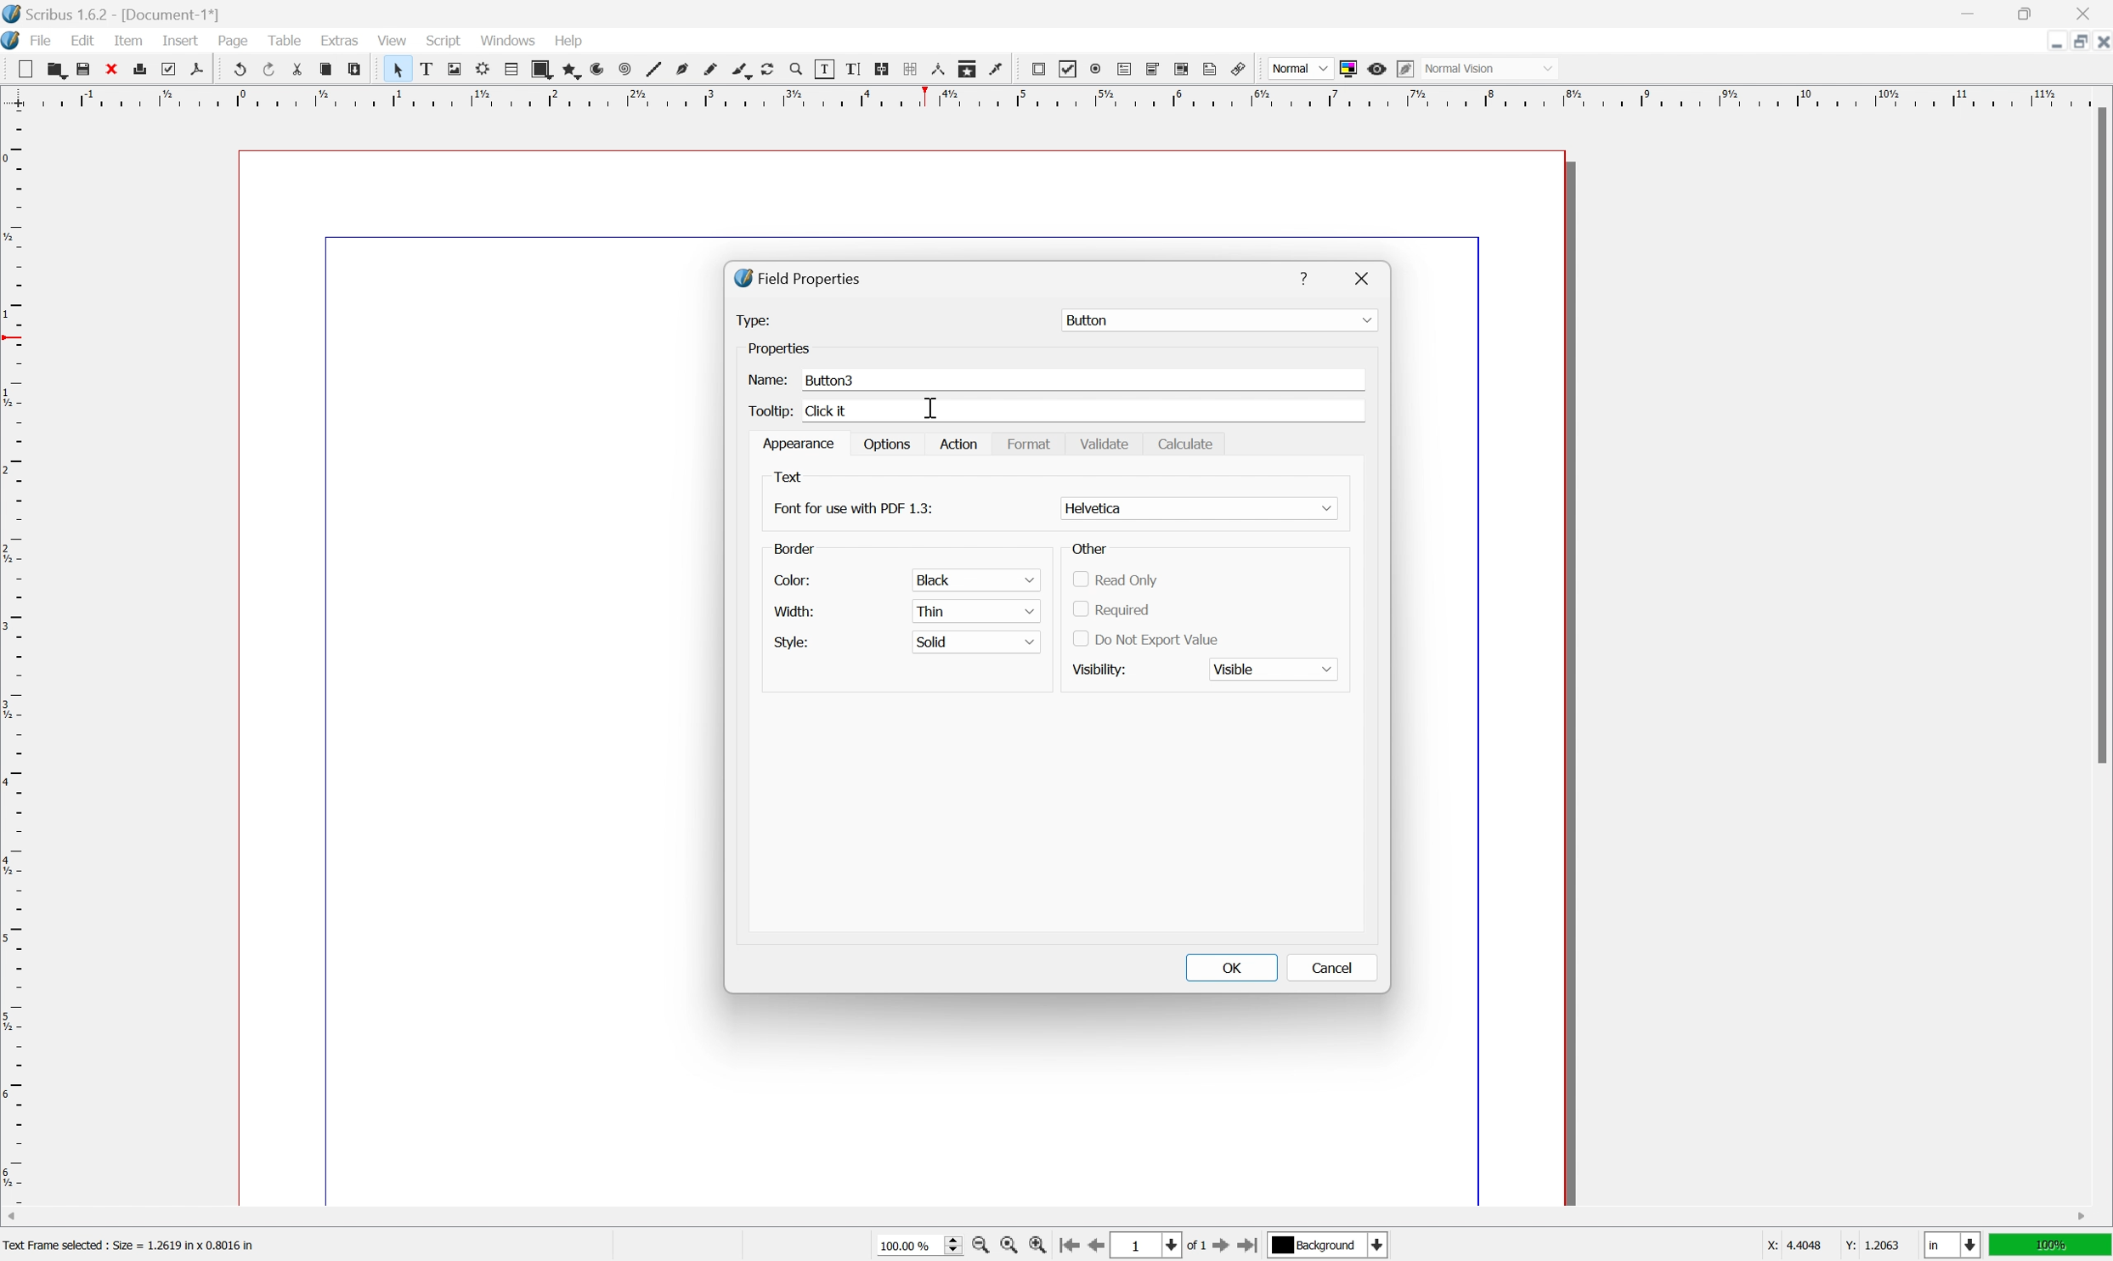  Describe the element at coordinates (739, 70) in the screenshot. I see `calligraphy line` at that location.